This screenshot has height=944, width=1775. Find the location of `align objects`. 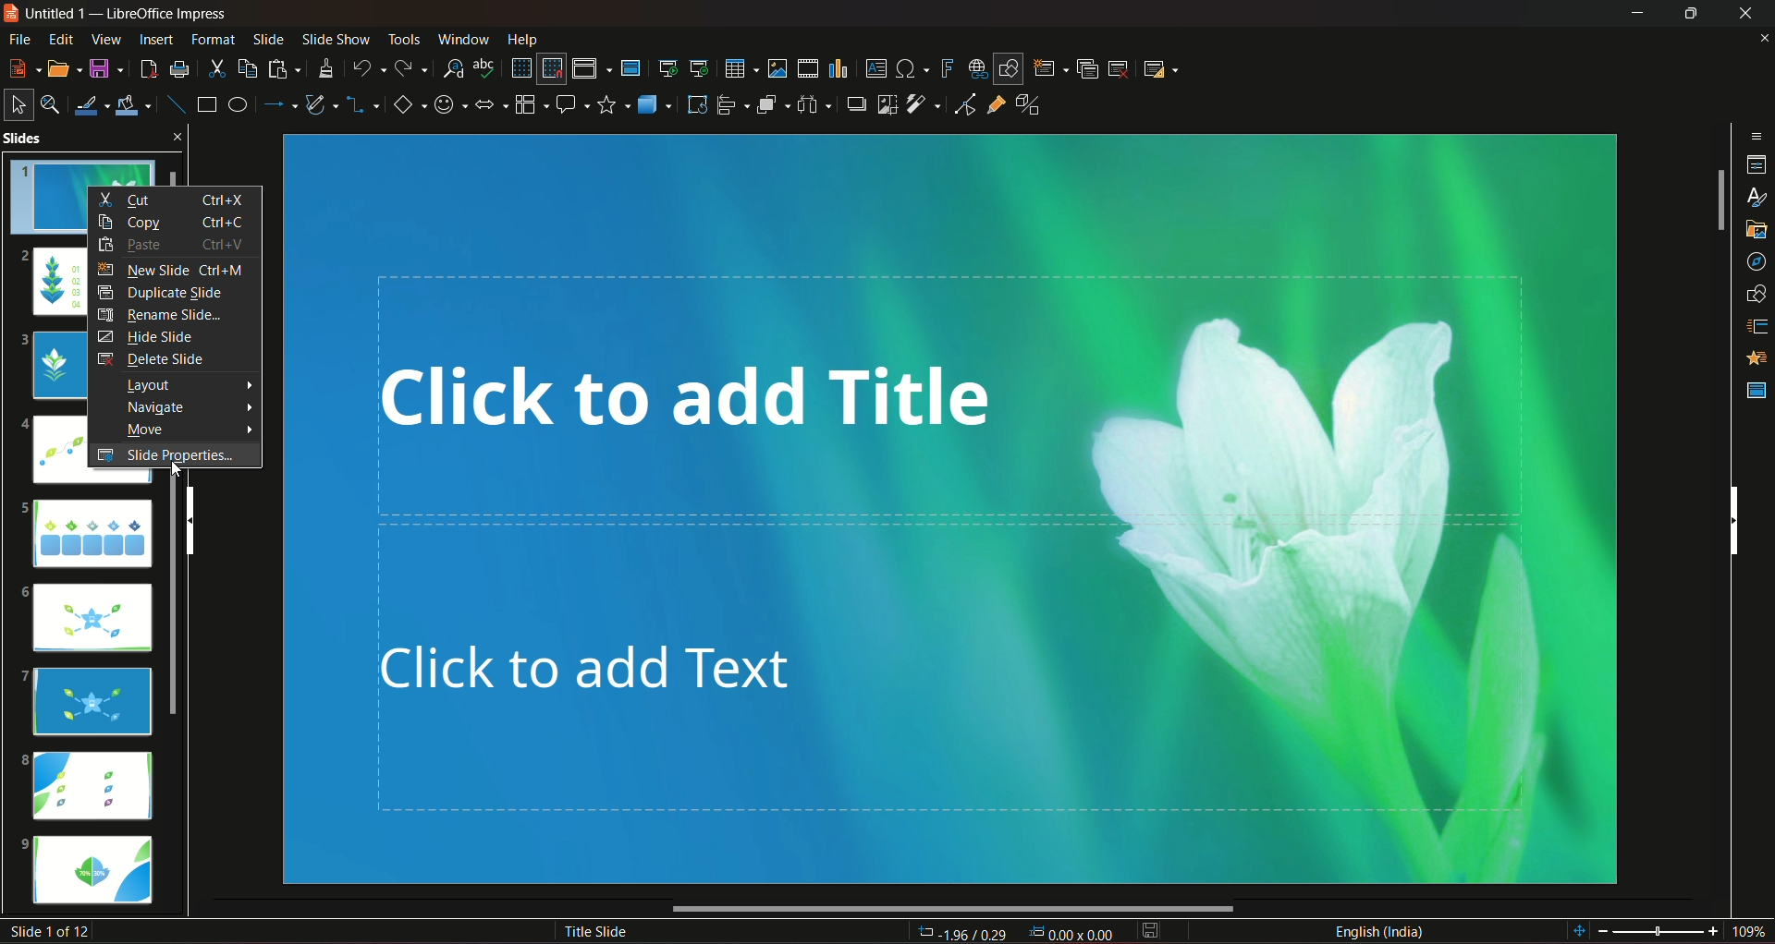

align objects is located at coordinates (731, 105).